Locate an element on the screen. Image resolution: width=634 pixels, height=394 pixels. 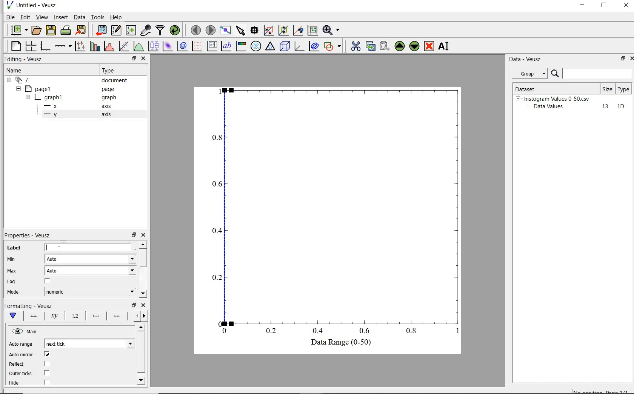
Dataset is located at coordinates (537, 88).